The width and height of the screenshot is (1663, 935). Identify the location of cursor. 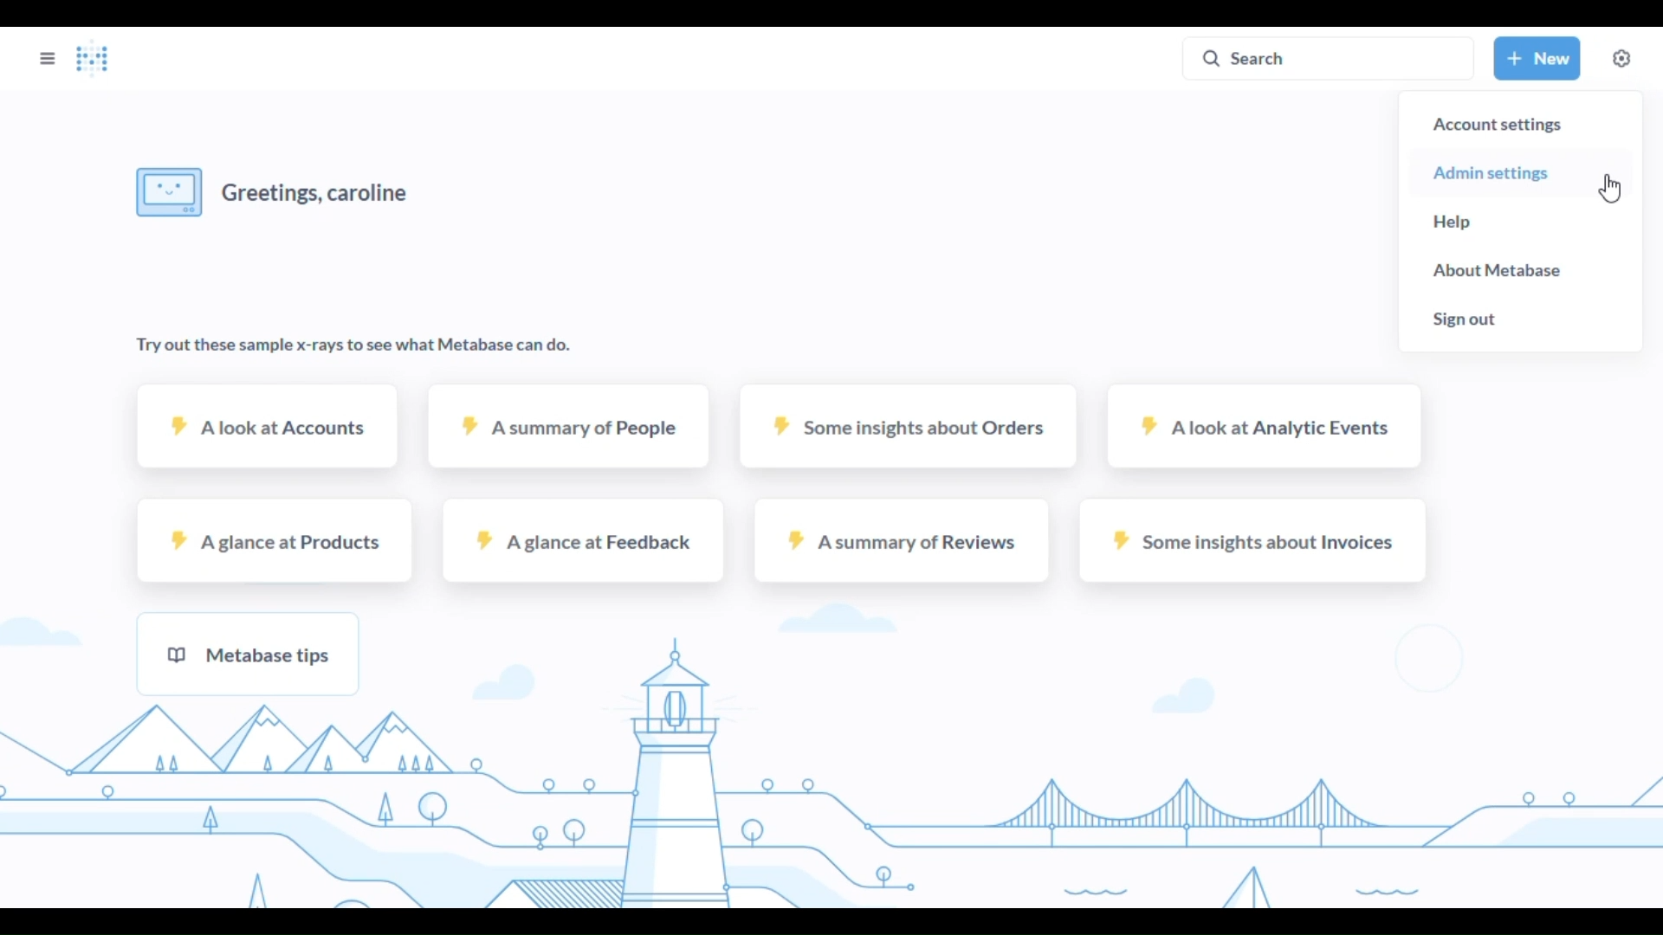
(1611, 189).